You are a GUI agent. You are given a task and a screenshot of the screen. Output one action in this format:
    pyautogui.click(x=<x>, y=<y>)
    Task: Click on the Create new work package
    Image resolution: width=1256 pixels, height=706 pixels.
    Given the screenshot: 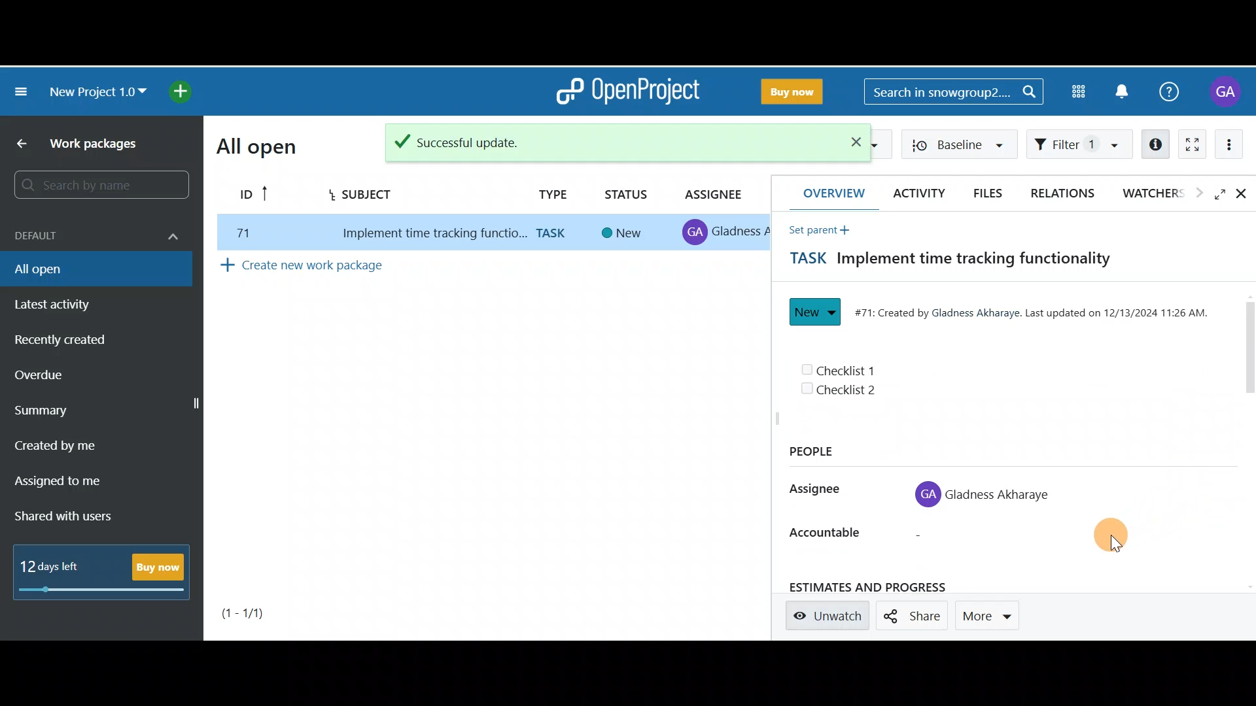 What is the action you would take?
    pyautogui.click(x=336, y=268)
    